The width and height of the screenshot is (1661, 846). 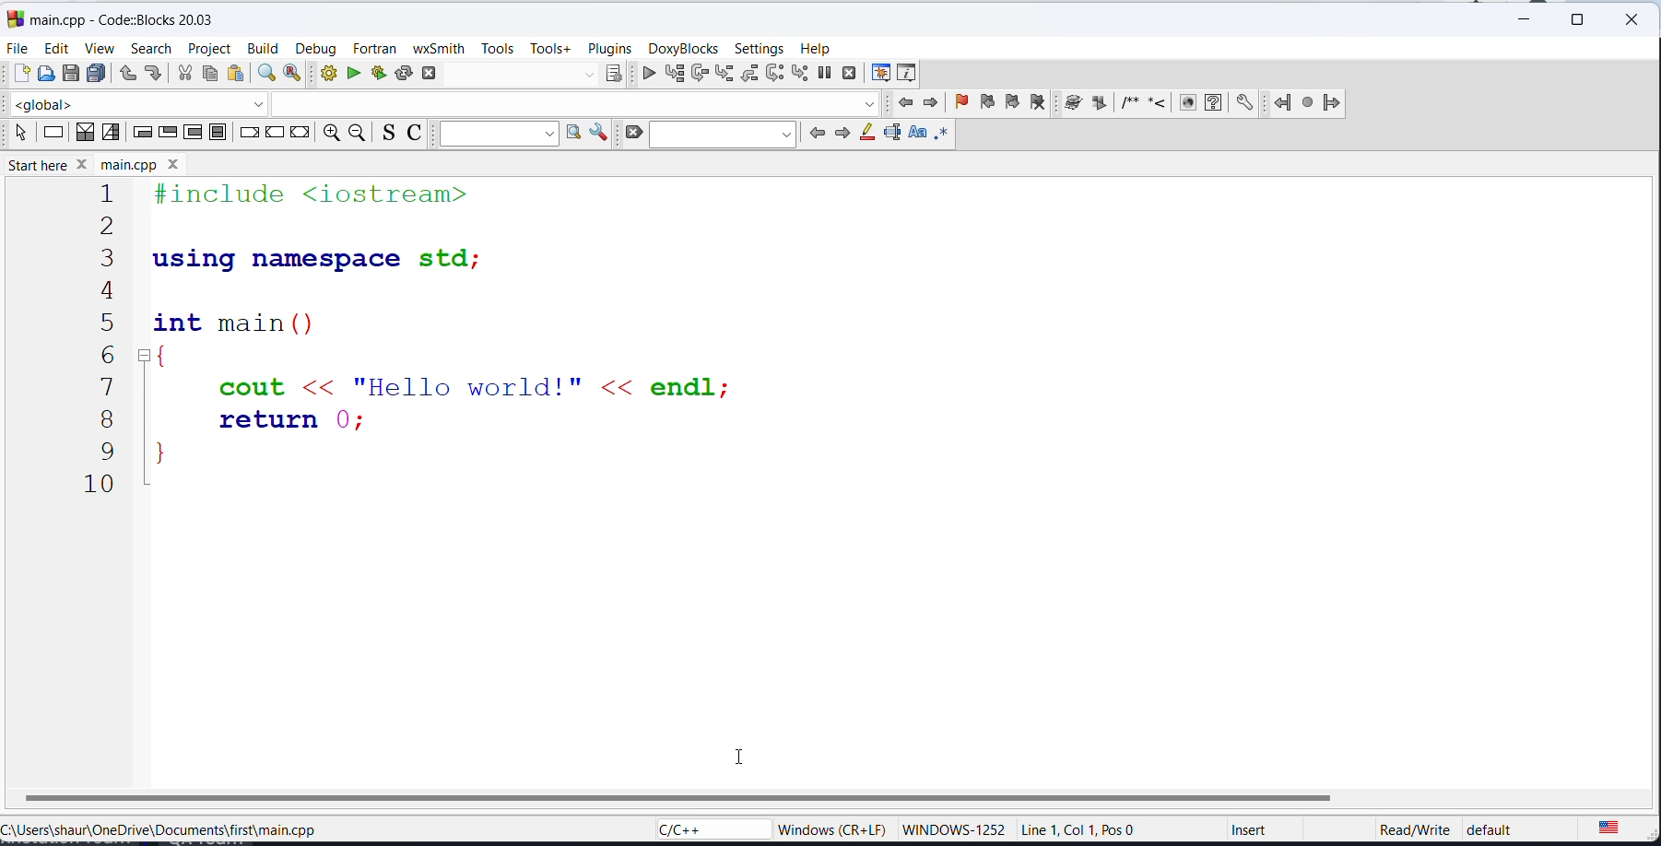 What do you see at coordinates (1214, 106) in the screenshot?
I see `ques` at bounding box center [1214, 106].